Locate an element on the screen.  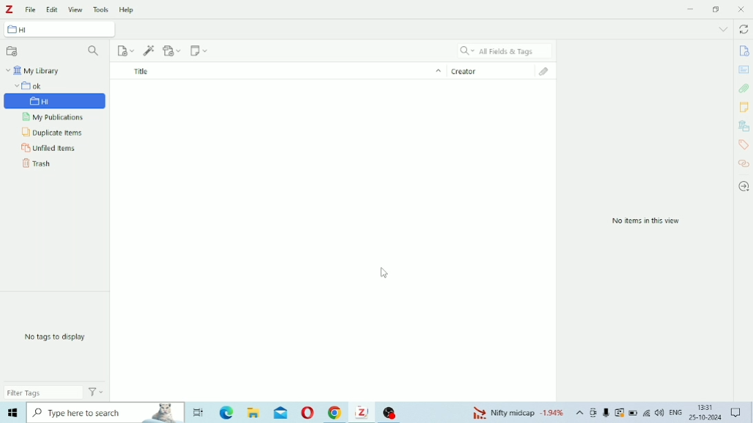
Help is located at coordinates (127, 9).